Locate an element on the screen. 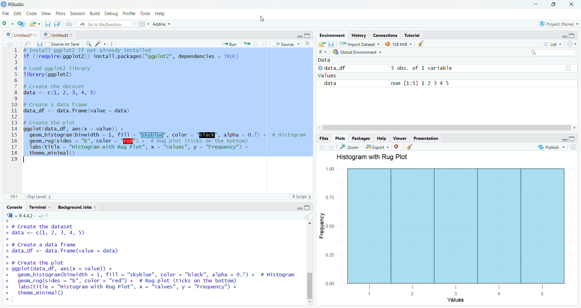 The height and width of the screenshot is (308, 581). Run is located at coordinates (226, 44).